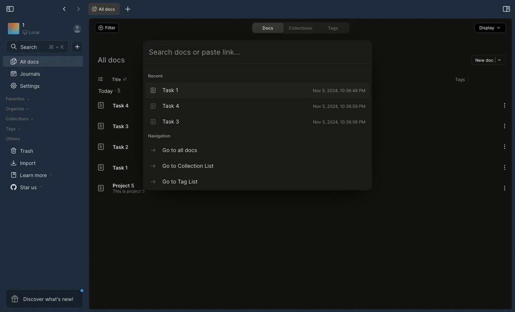 This screenshot has width=515, height=312. What do you see at coordinates (24, 187) in the screenshot?
I see `Star us` at bounding box center [24, 187].